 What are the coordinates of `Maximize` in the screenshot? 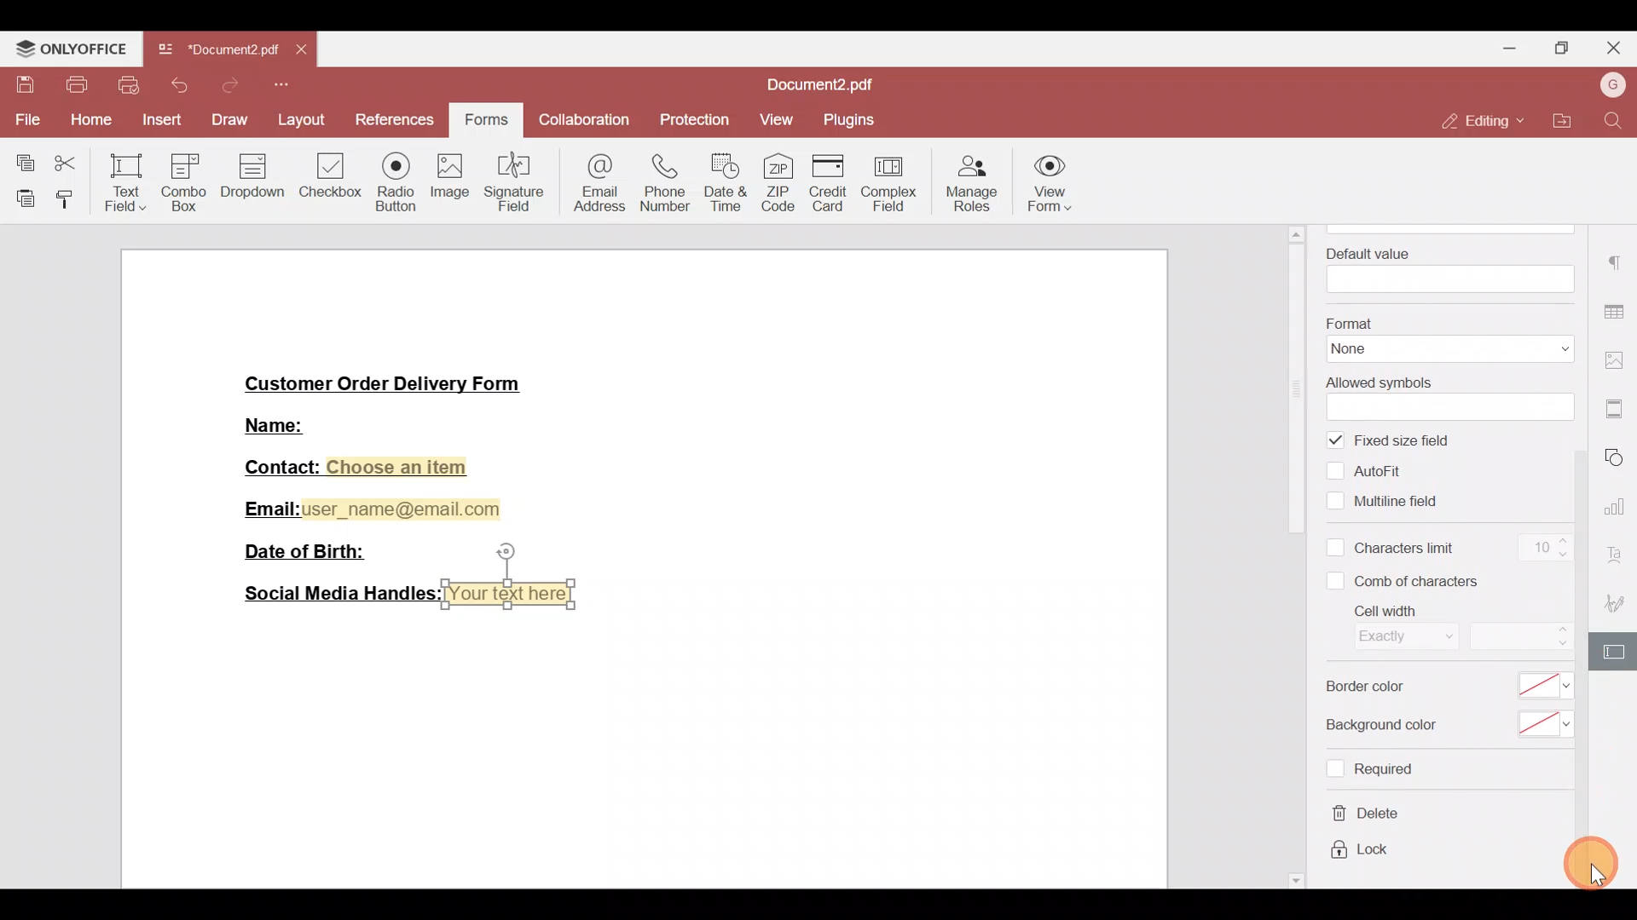 It's located at (1568, 47).